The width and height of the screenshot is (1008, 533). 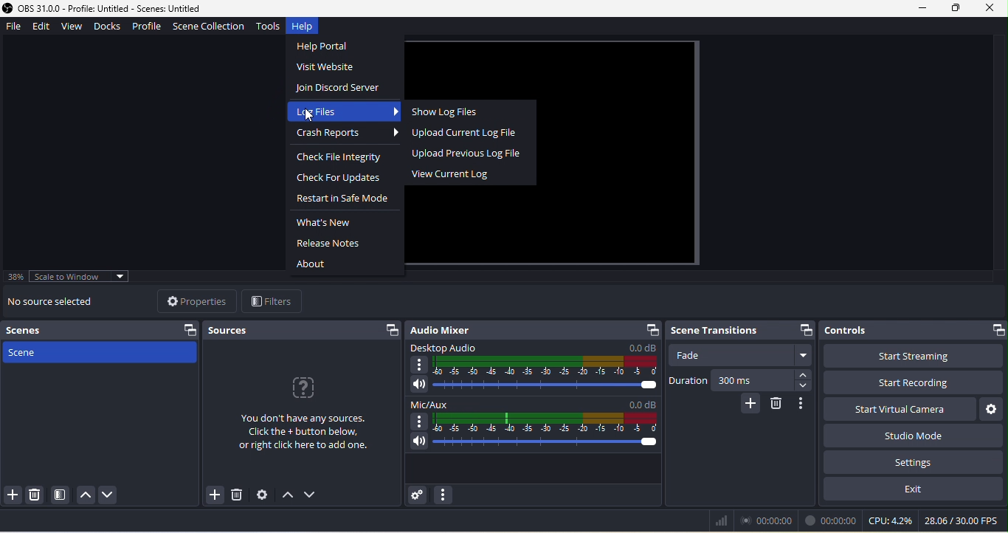 I want to click on file, so click(x=15, y=27).